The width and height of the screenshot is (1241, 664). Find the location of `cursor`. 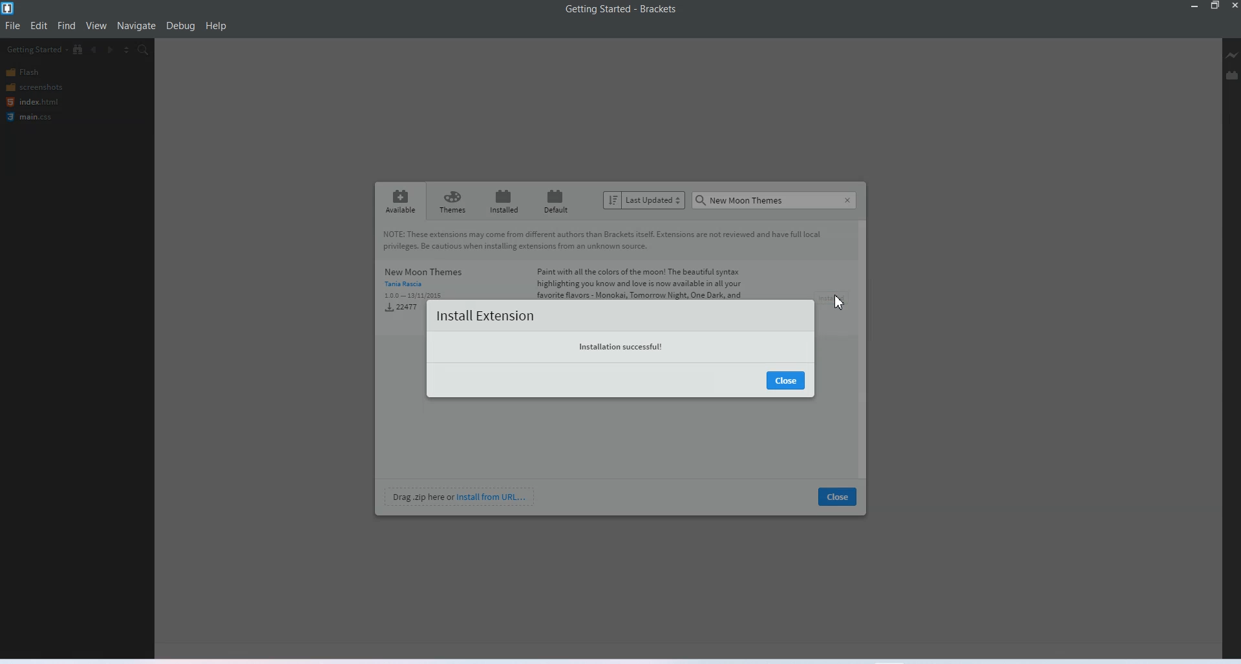

cursor is located at coordinates (838, 300).